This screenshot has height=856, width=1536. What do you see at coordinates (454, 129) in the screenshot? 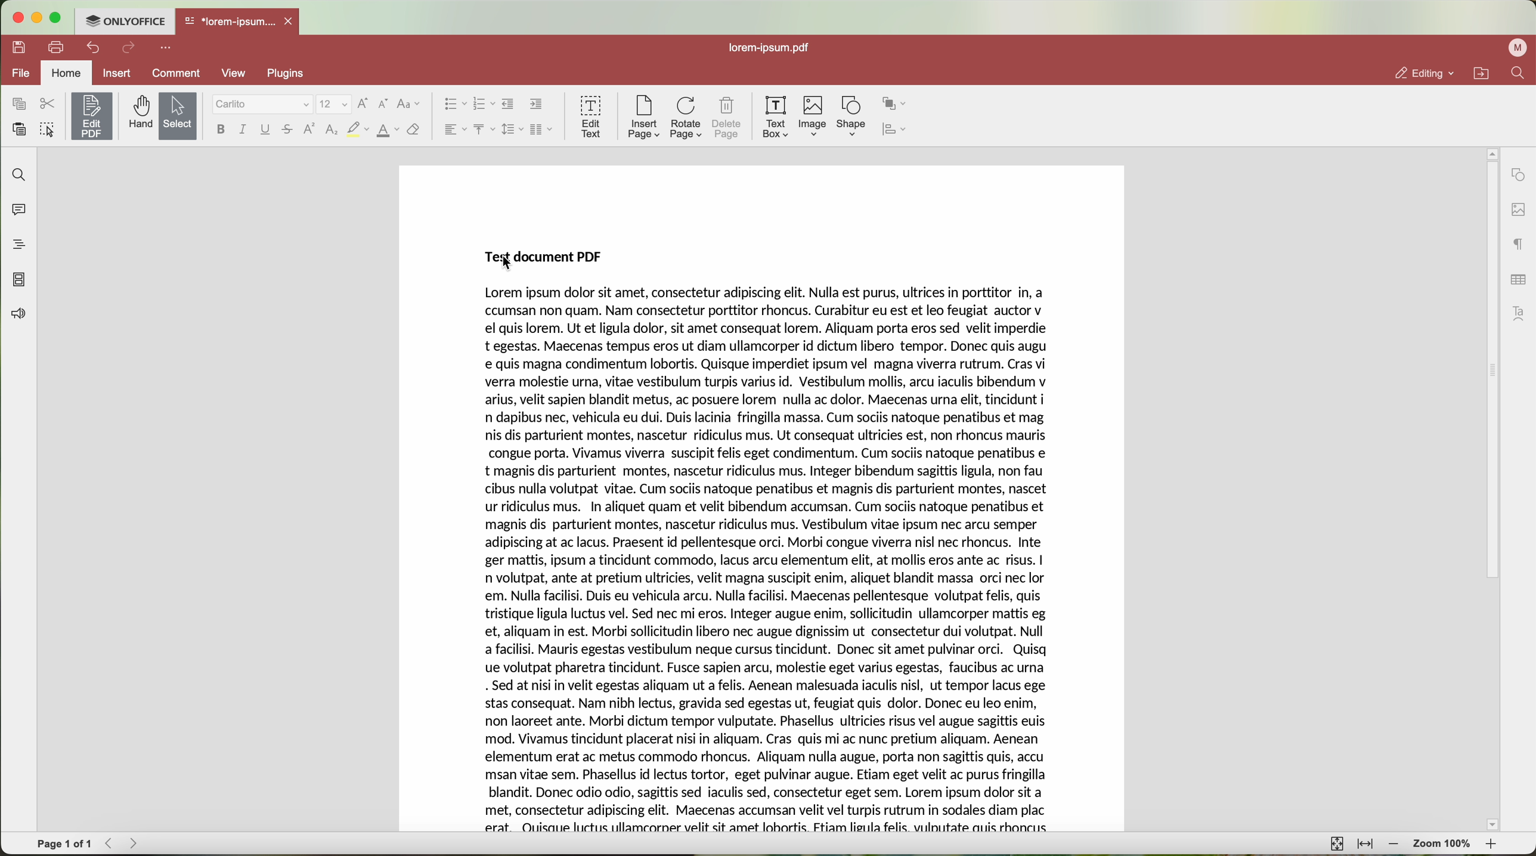
I see `horizontal align` at bounding box center [454, 129].